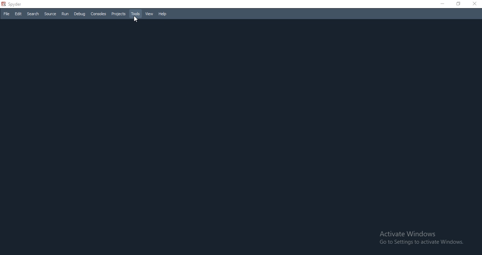 This screenshot has height=255, width=482. I want to click on logo, so click(3, 4).